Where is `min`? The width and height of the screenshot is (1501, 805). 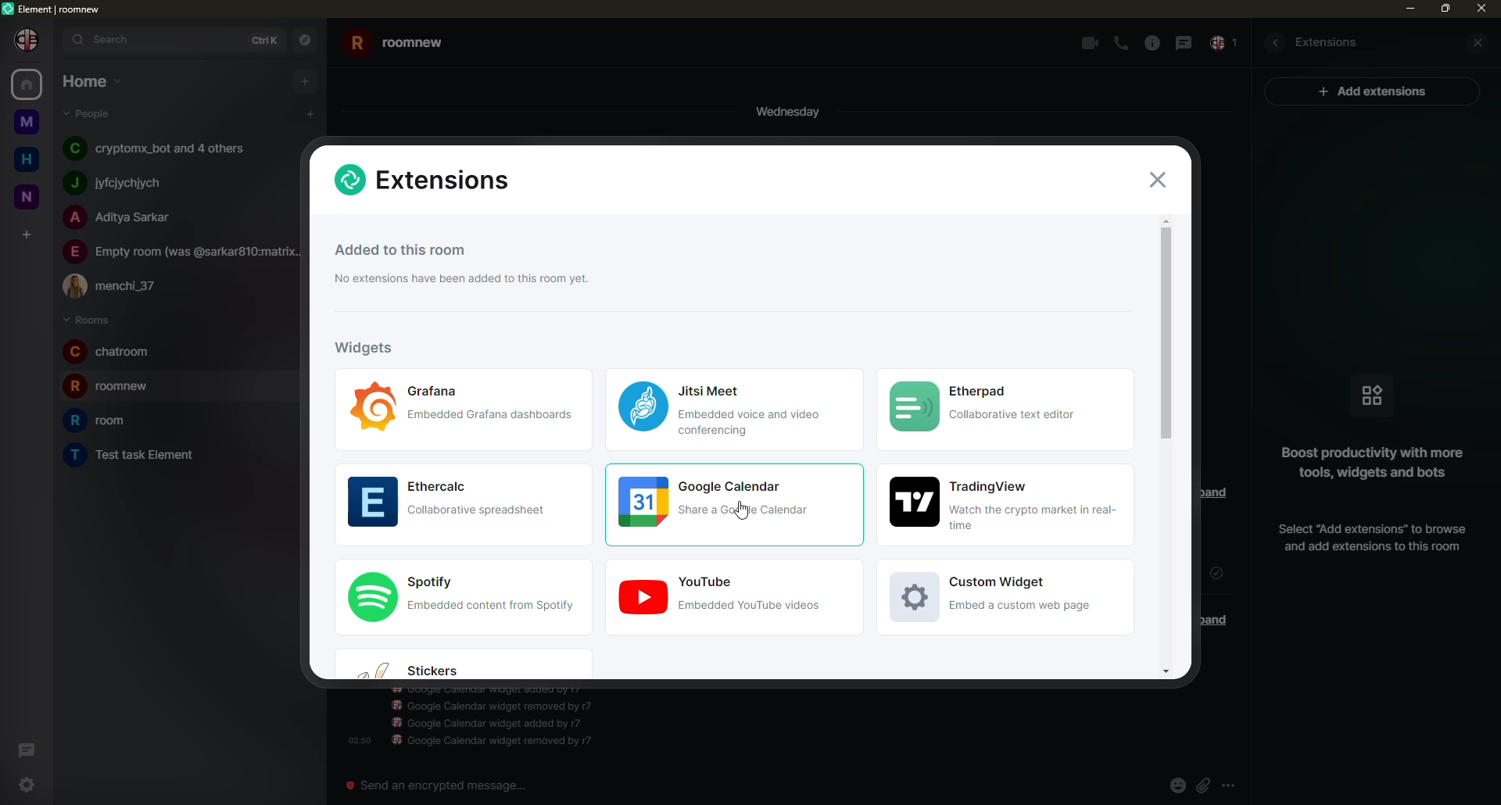
min is located at coordinates (1405, 9).